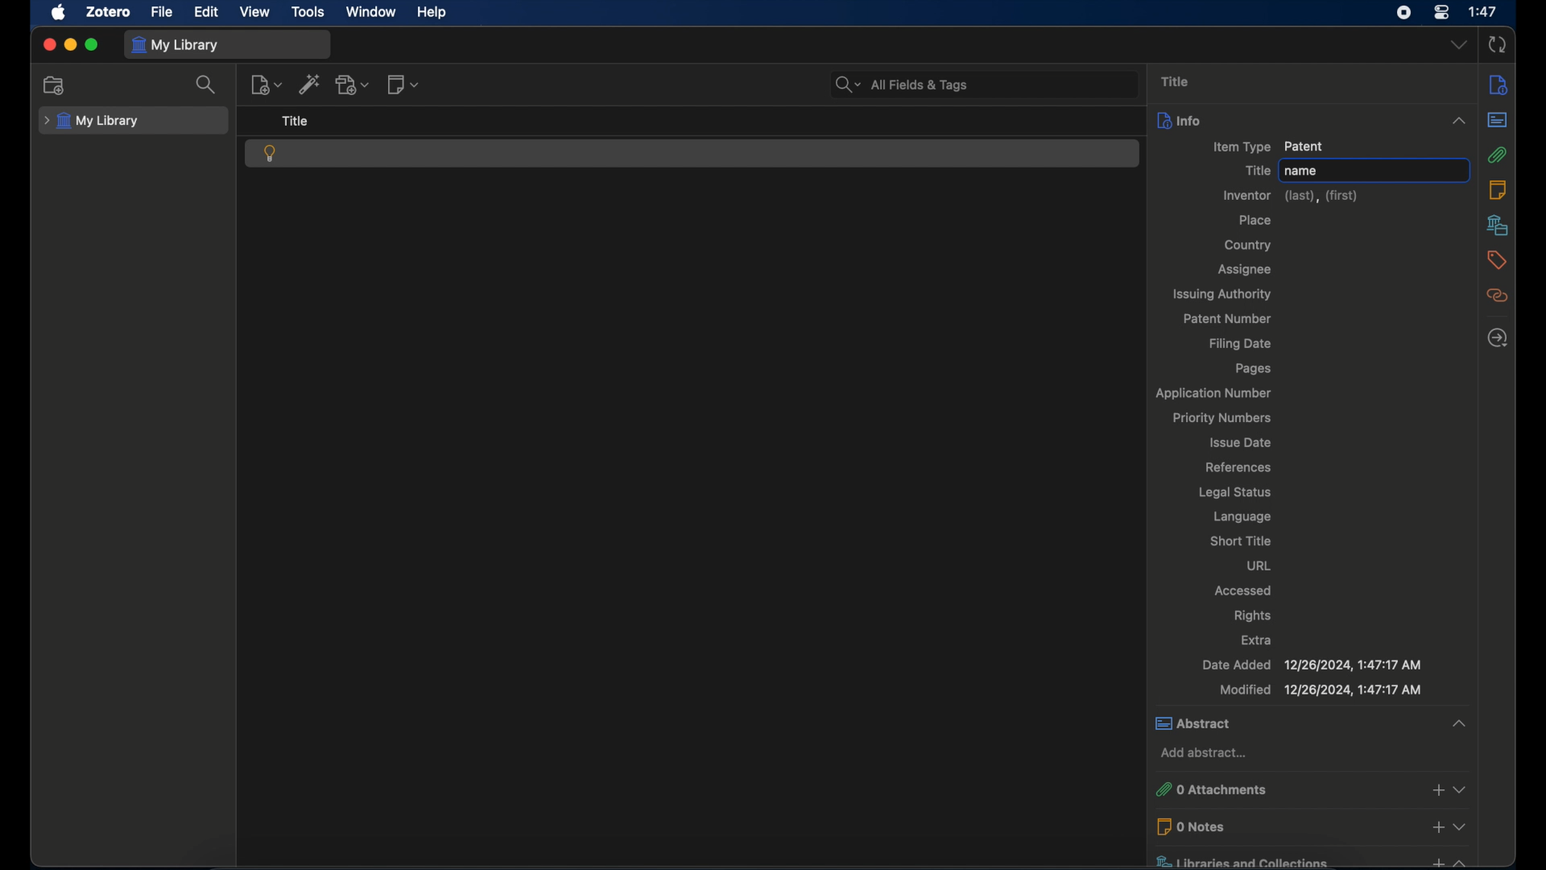 The image size is (1546, 870). I want to click on title, so click(296, 121).